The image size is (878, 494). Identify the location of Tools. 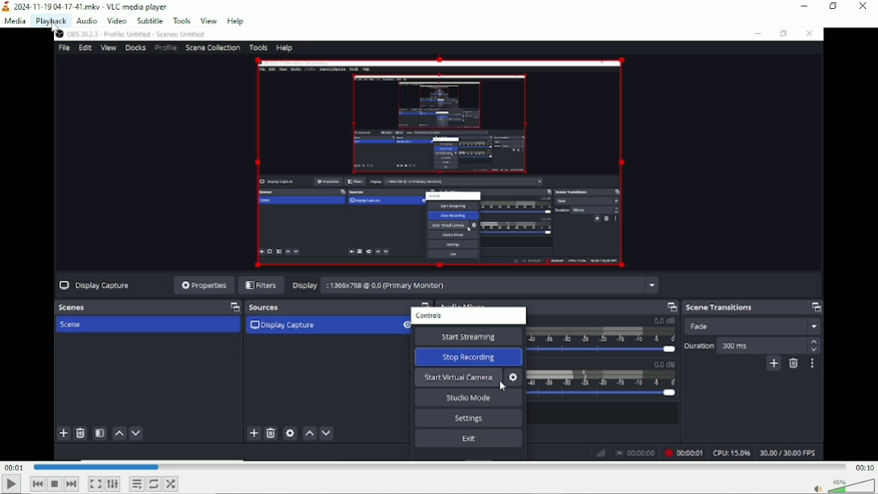
(183, 21).